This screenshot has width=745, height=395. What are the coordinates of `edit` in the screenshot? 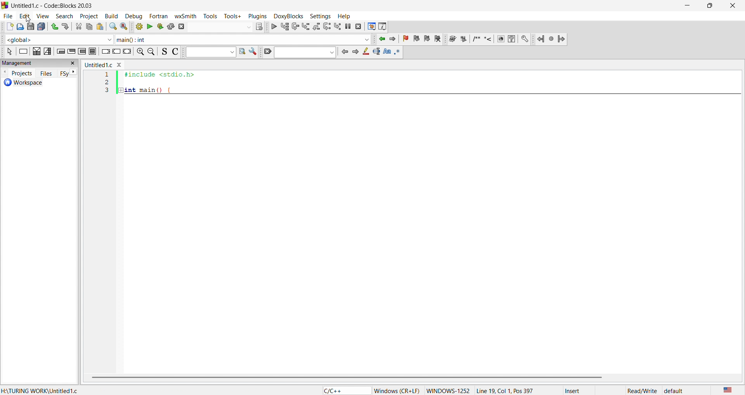 It's located at (24, 15).